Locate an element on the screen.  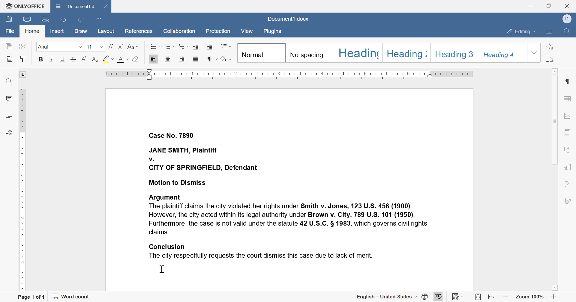
Document1.d is located at coordinates (76, 5).